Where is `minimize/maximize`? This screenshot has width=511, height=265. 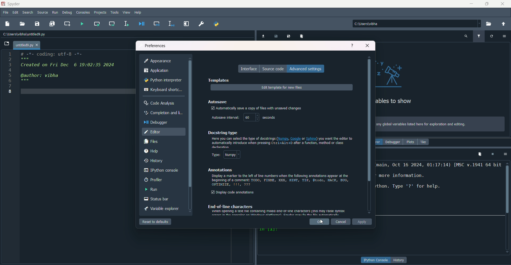 minimize/maximize is located at coordinates (487, 4).